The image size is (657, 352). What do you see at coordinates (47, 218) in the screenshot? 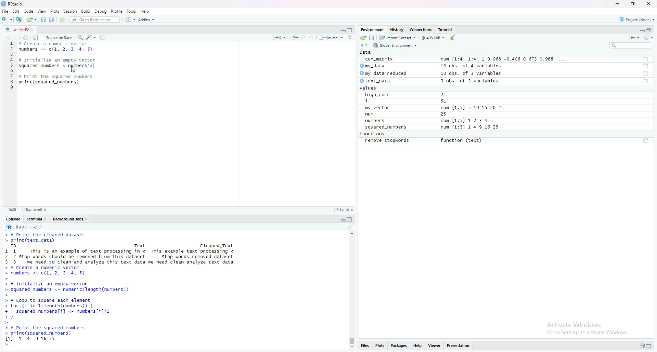
I see `close` at bounding box center [47, 218].